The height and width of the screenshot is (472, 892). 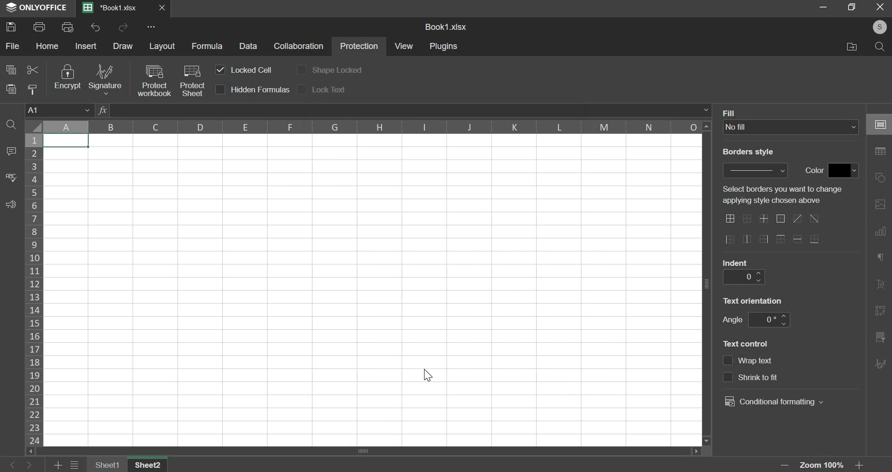 What do you see at coordinates (104, 79) in the screenshot?
I see `signature` at bounding box center [104, 79].